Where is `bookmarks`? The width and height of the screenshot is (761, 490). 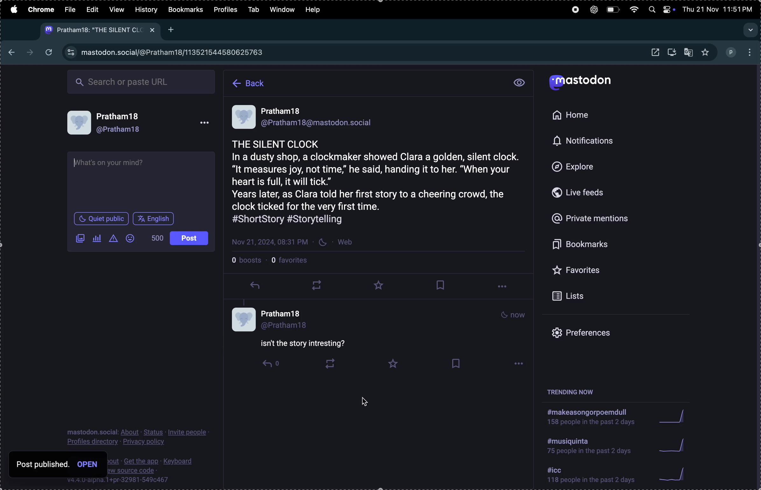 bookmarks is located at coordinates (185, 10).